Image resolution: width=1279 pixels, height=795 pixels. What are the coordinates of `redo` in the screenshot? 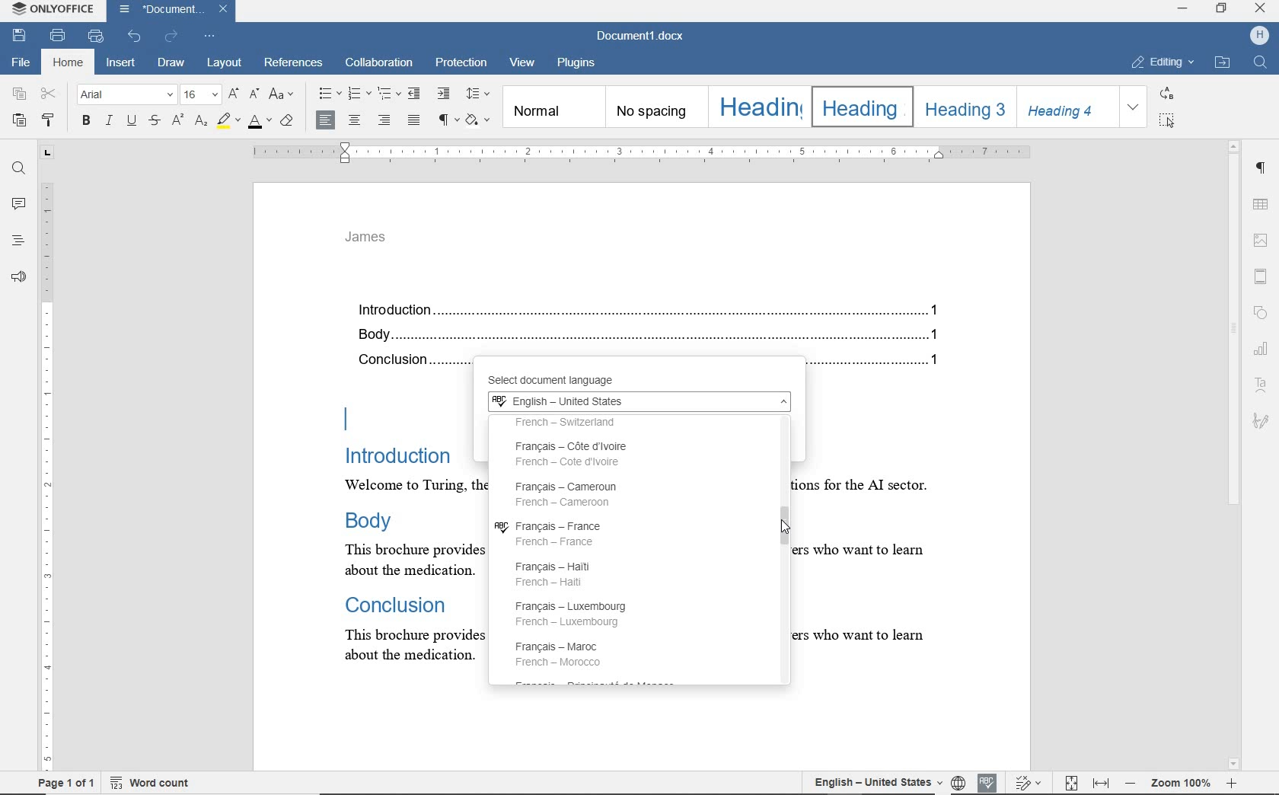 It's located at (171, 37).